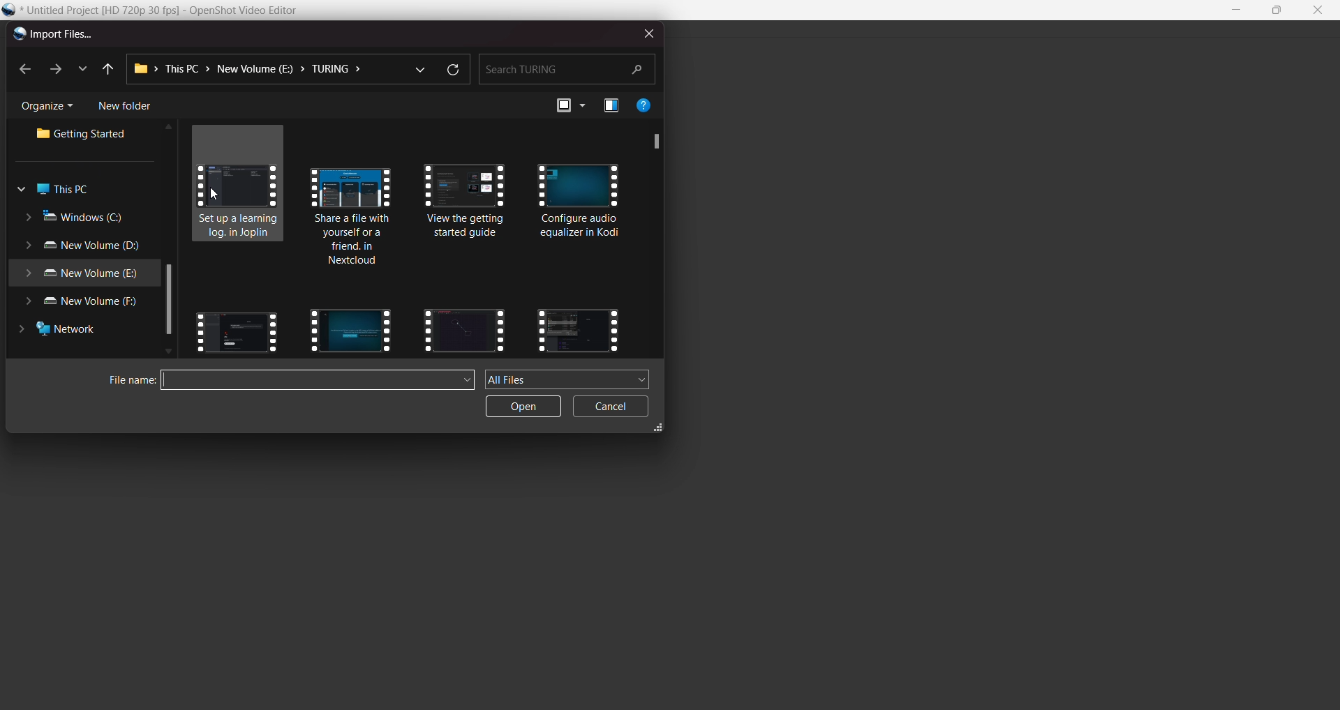 Image resolution: width=1340 pixels, height=710 pixels. What do you see at coordinates (1279, 11) in the screenshot?
I see `maximise` at bounding box center [1279, 11].